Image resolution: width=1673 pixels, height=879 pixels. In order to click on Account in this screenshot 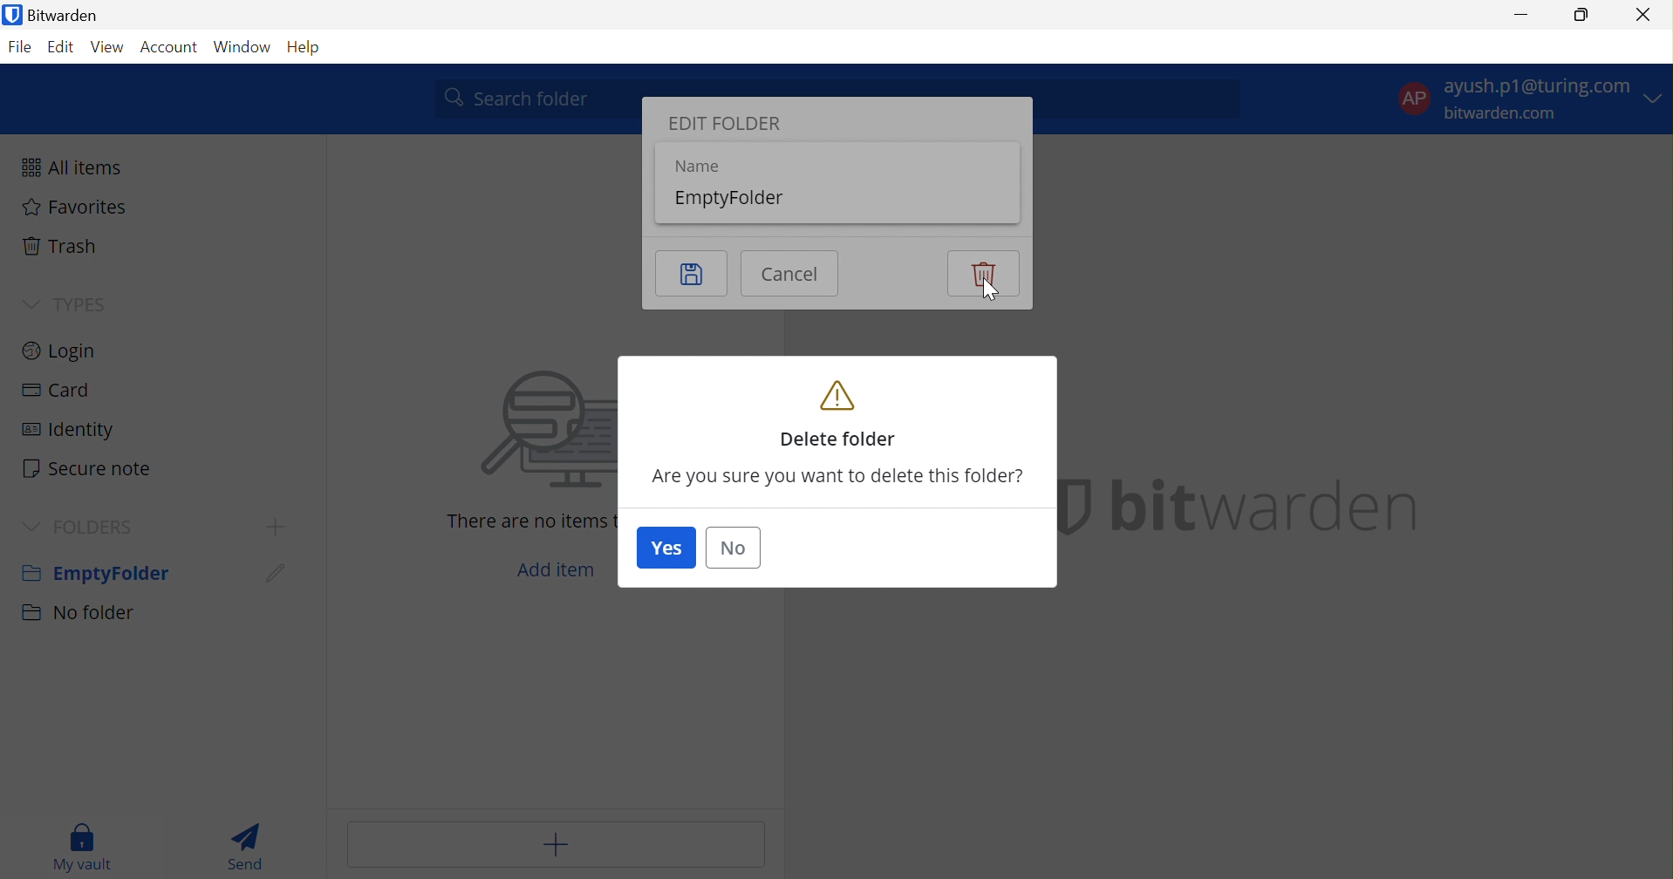, I will do `click(167, 48)`.